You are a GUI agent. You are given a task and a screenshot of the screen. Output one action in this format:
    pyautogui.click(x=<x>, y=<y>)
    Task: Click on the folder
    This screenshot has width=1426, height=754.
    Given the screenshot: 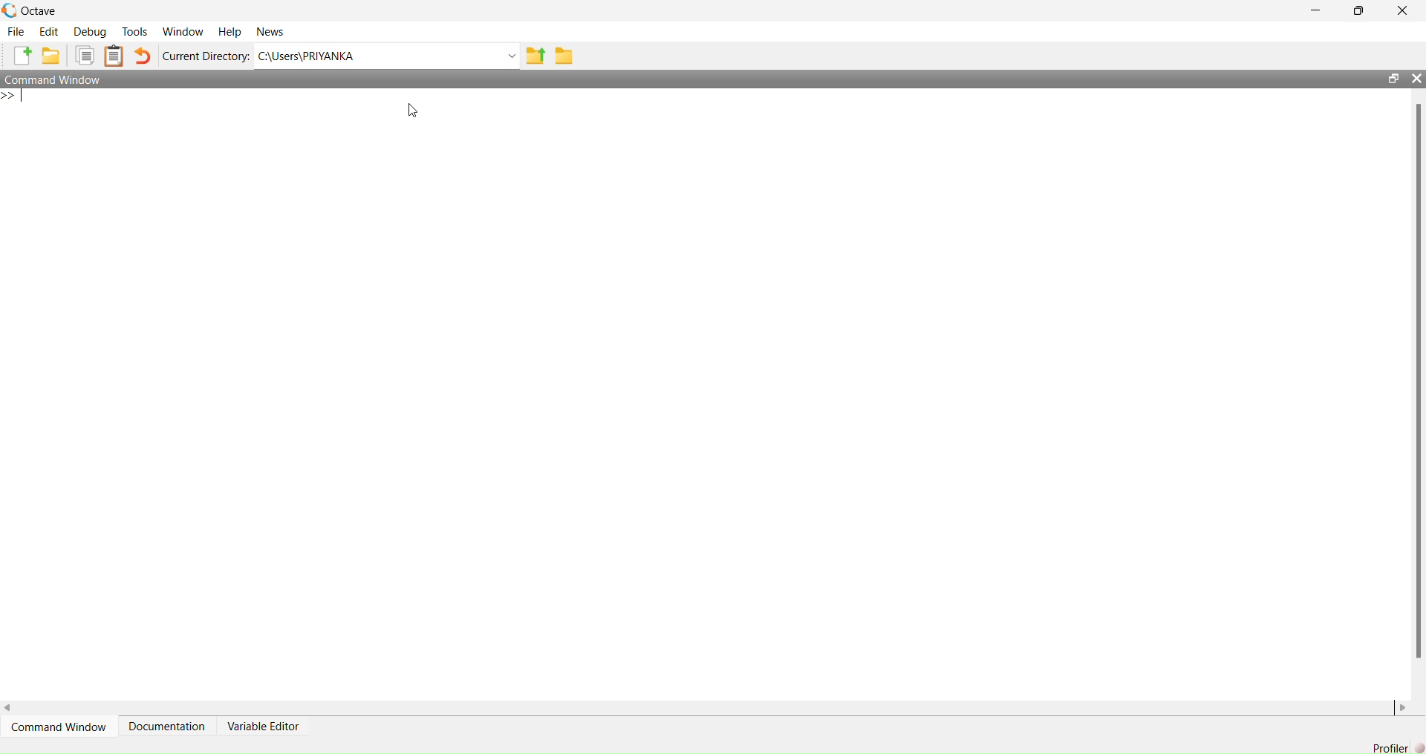 What is the action you would take?
    pyautogui.click(x=565, y=56)
    